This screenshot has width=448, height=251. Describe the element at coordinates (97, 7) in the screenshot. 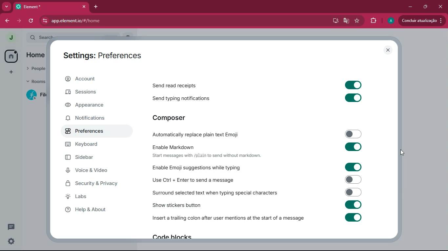

I see `add tab` at that location.